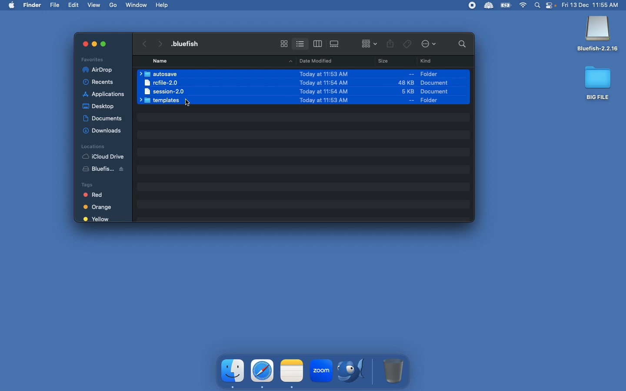 The image size is (626, 391). I want to click on safari, so click(263, 371).